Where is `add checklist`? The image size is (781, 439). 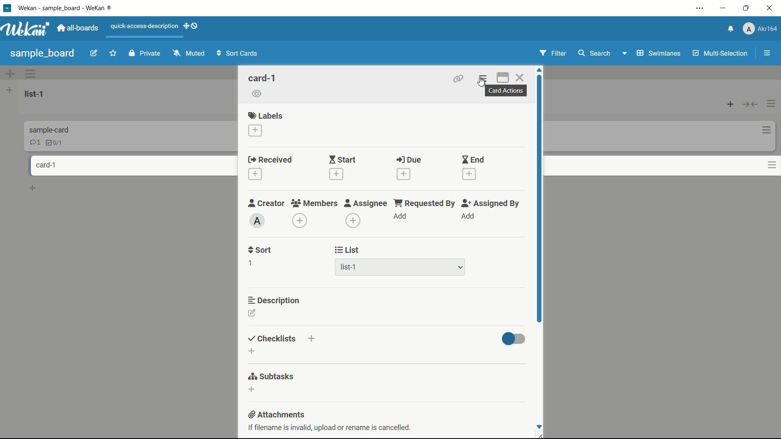 add checklist is located at coordinates (252, 351).